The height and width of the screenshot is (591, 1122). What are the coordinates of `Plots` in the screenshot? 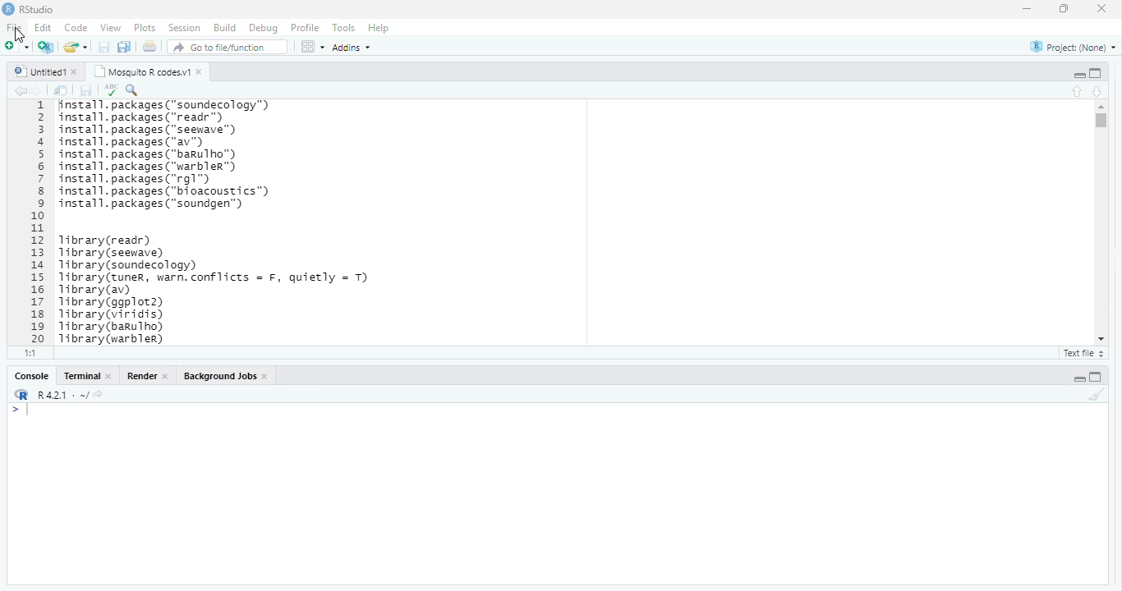 It's located at (146, 29).